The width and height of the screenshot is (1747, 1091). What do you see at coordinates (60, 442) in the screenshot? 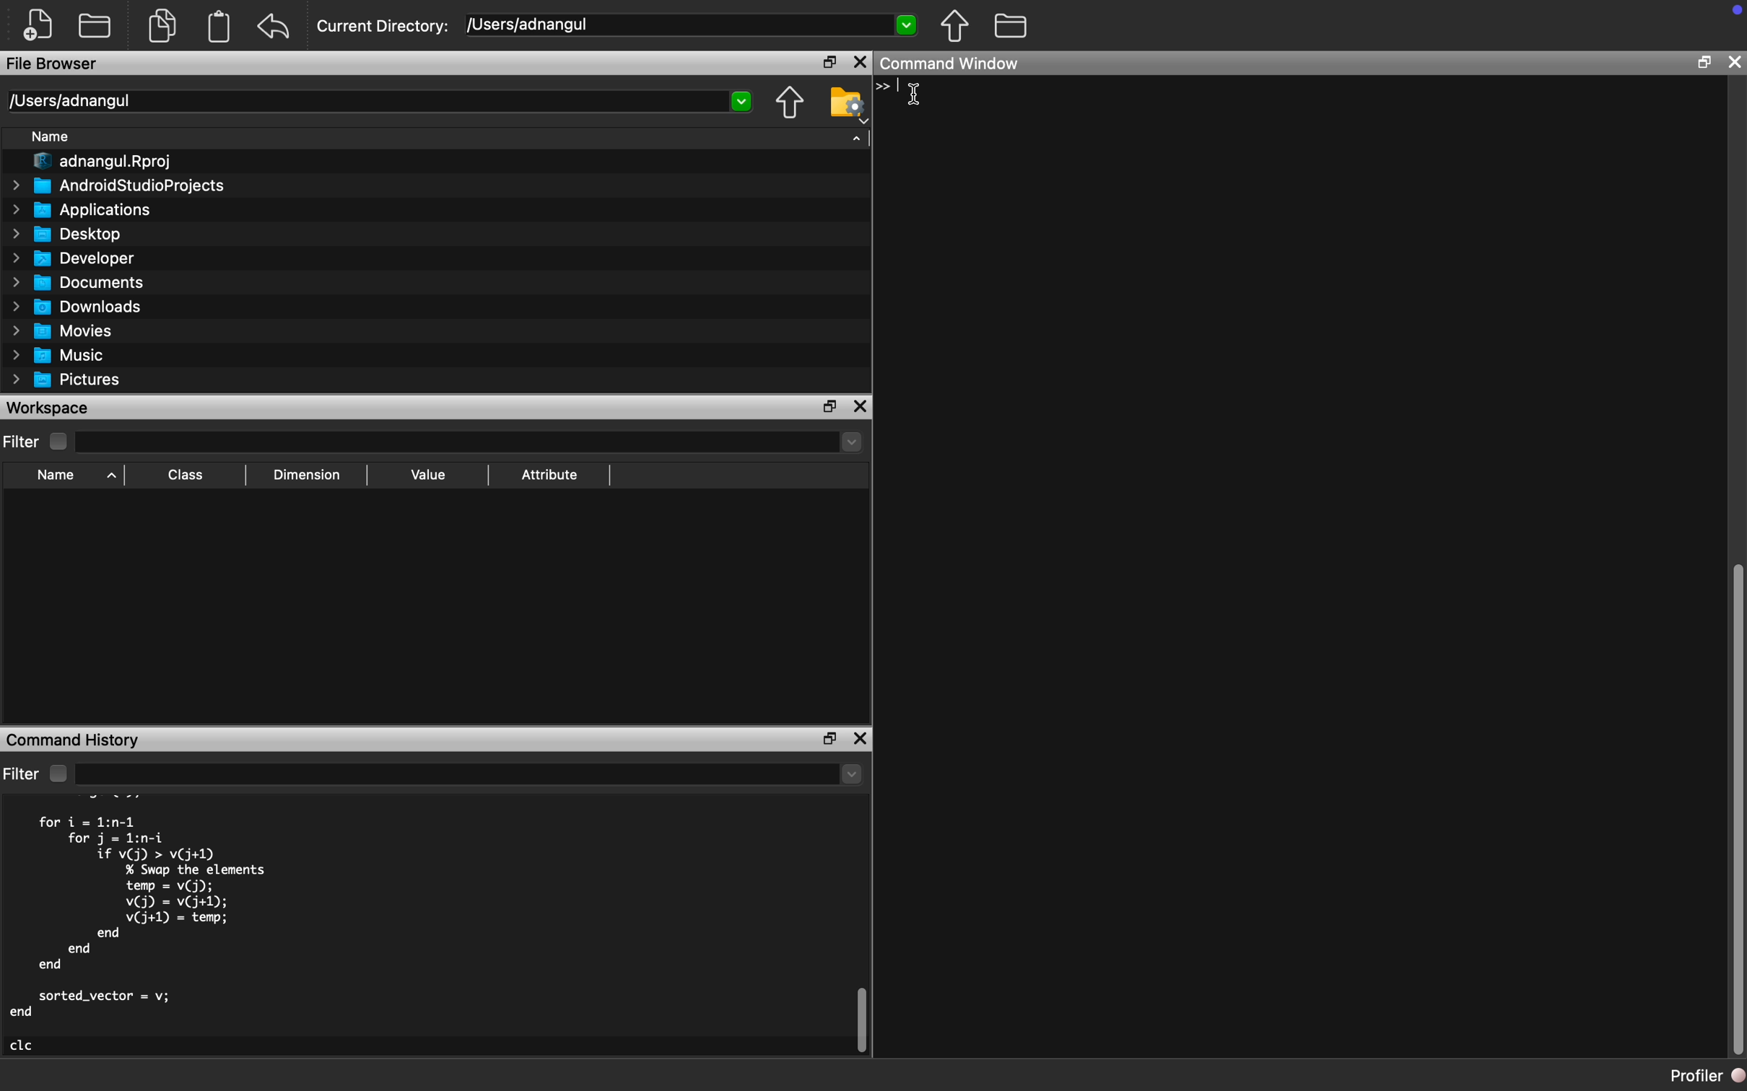
I see `Checkbox` at bounding box center [60, 442].